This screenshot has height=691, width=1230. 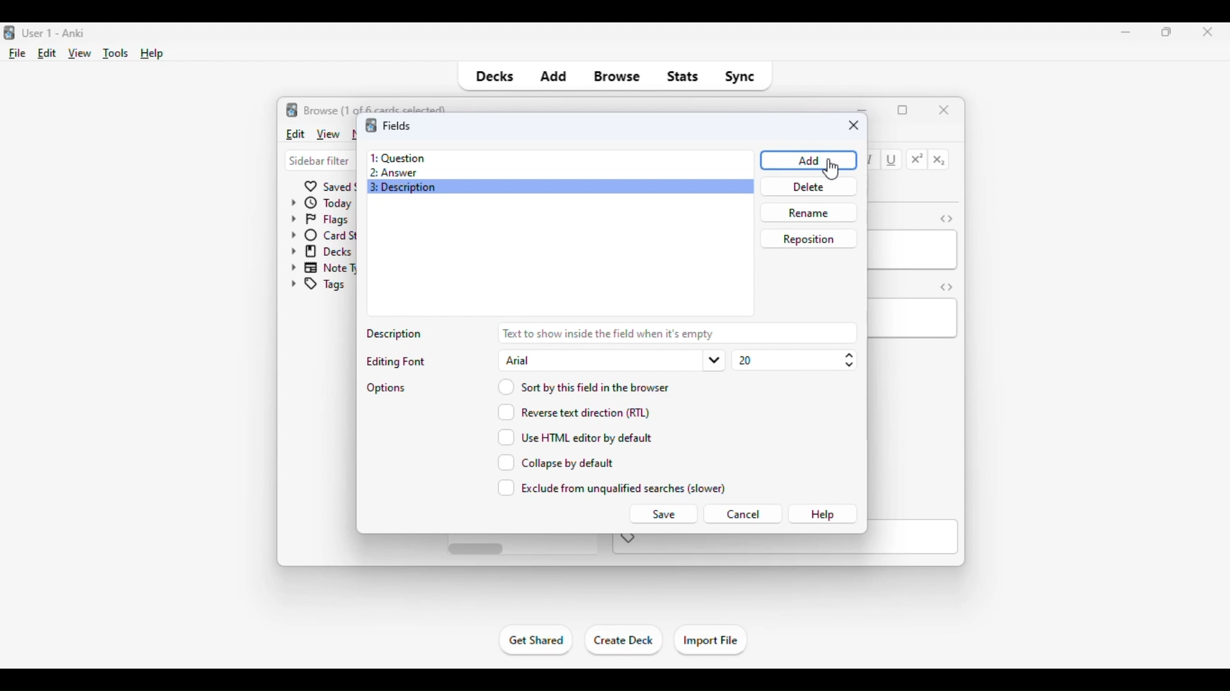 I want to click on toggle HTML editor, so click(x=947, y=287).